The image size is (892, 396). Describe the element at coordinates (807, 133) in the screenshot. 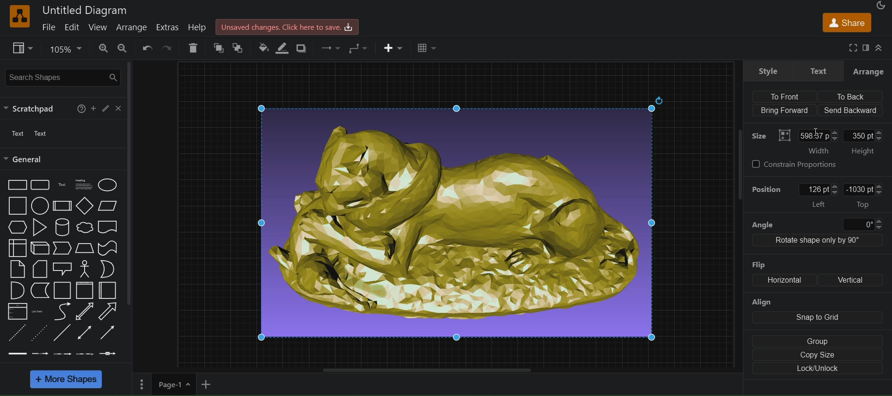

I see `Size: width` at that location.